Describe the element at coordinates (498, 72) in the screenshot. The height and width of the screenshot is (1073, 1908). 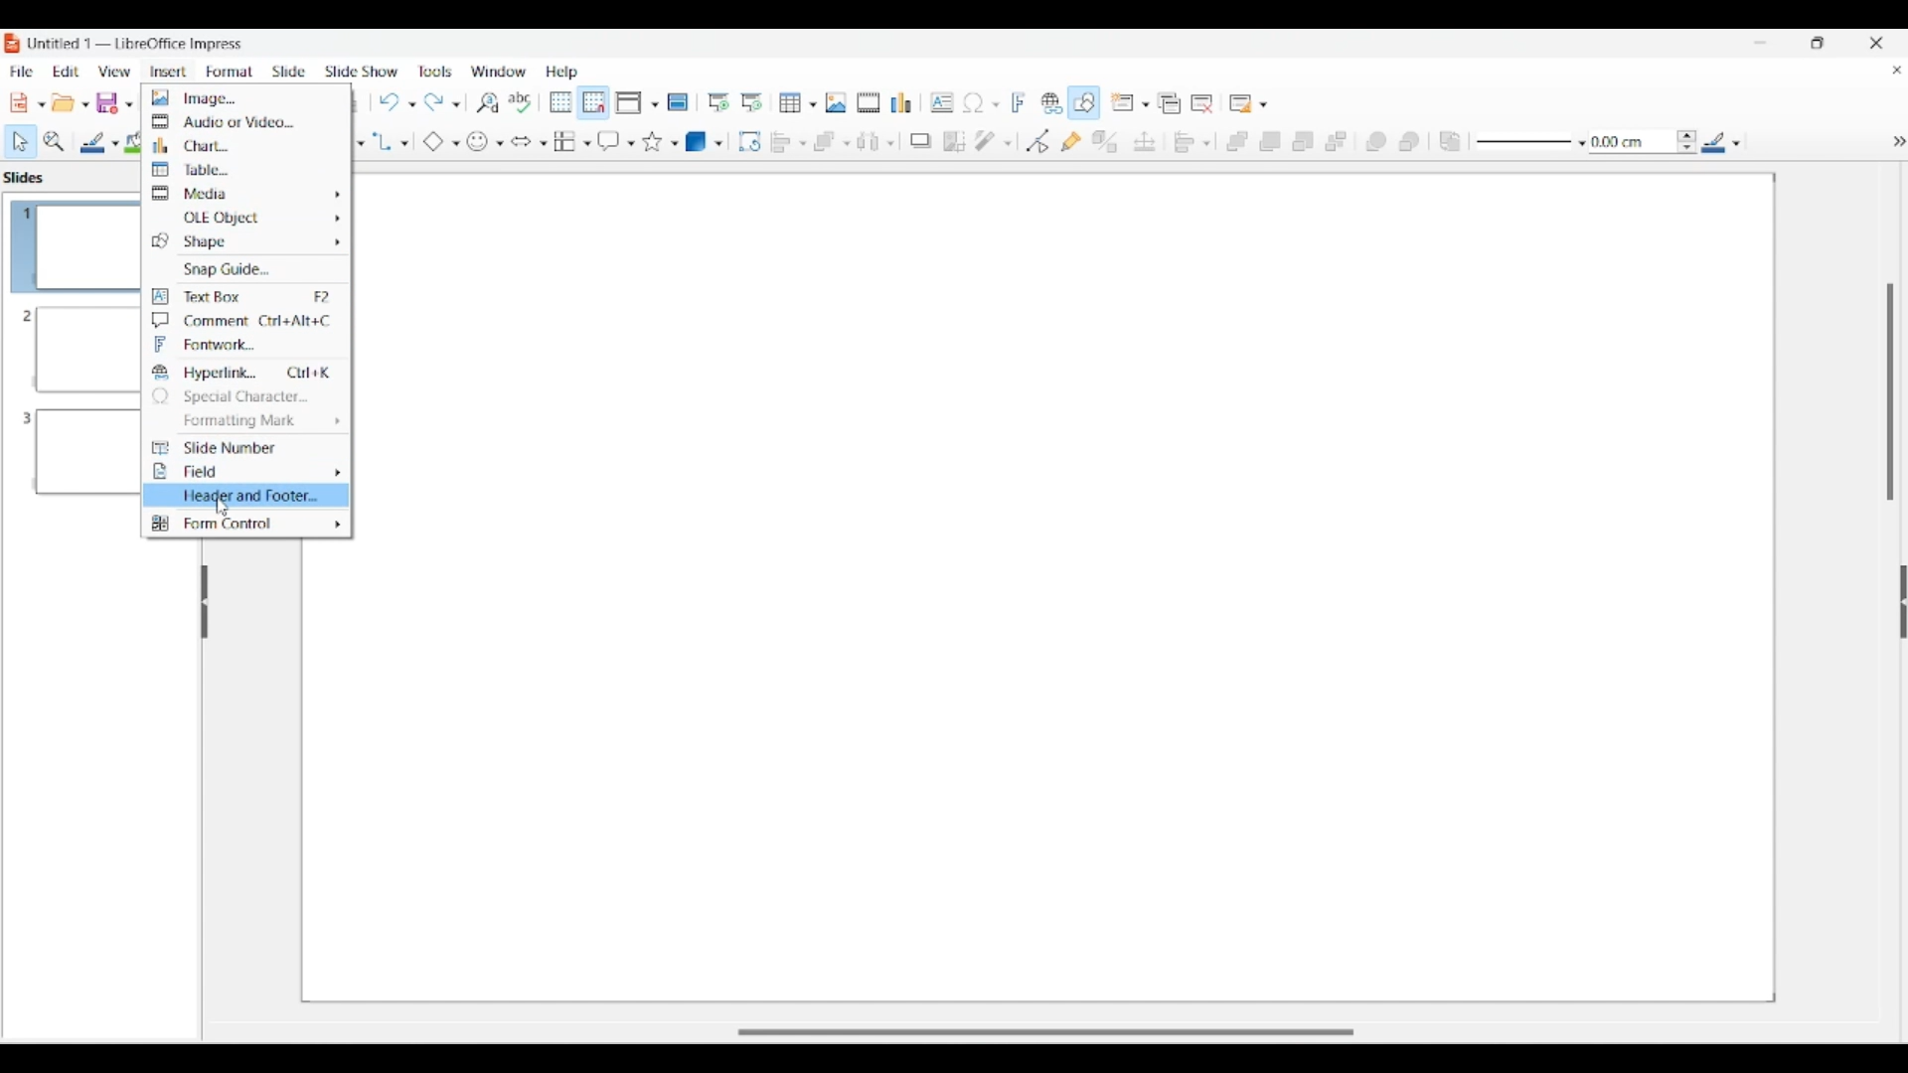
I see `Window menu` at that location.